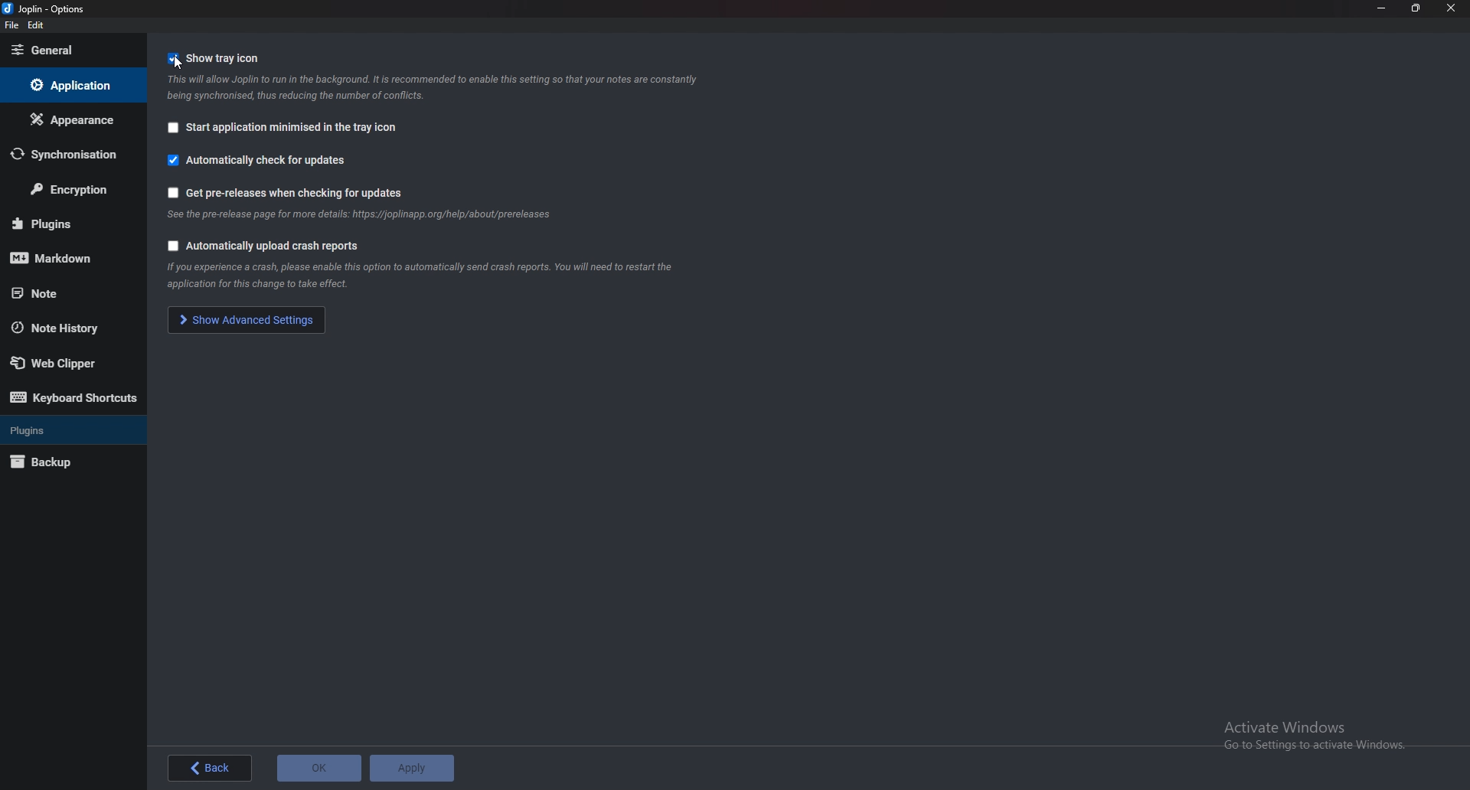  What do you see at coordinates (412, 768) in the screenshot?
I see `Apply` at bounding box center [412, 768].